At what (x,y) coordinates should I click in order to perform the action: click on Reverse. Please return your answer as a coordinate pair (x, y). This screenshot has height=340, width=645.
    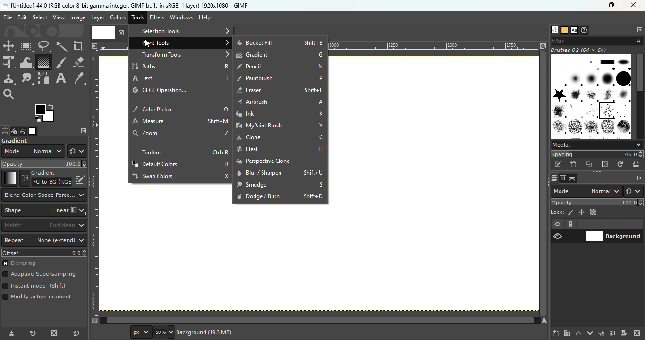
    Looking at the image, I should click on (46, 178).